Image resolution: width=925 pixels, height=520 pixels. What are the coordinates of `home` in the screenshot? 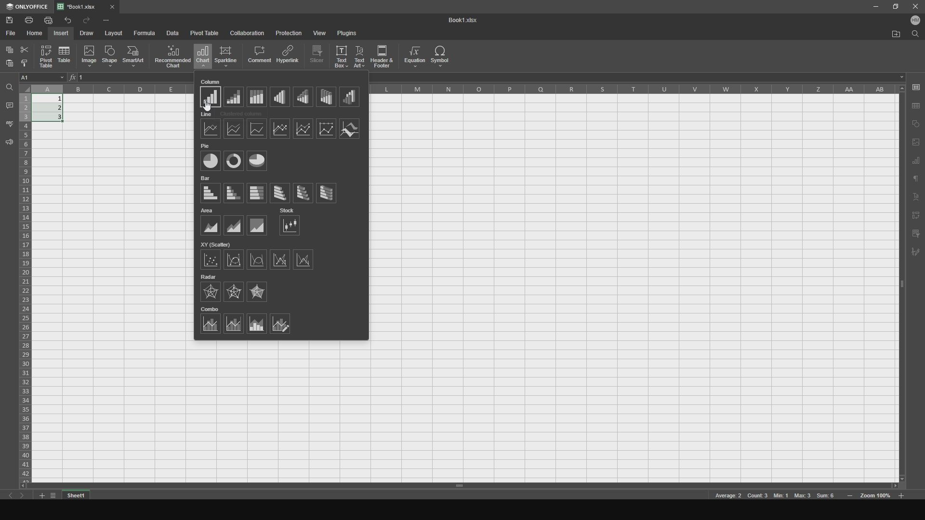 It's located at (36, 34).